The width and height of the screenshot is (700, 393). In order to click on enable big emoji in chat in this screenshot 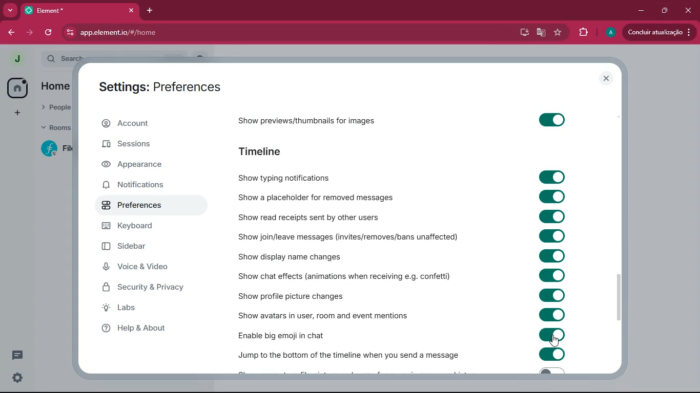, I will do `click(298, 333)`.